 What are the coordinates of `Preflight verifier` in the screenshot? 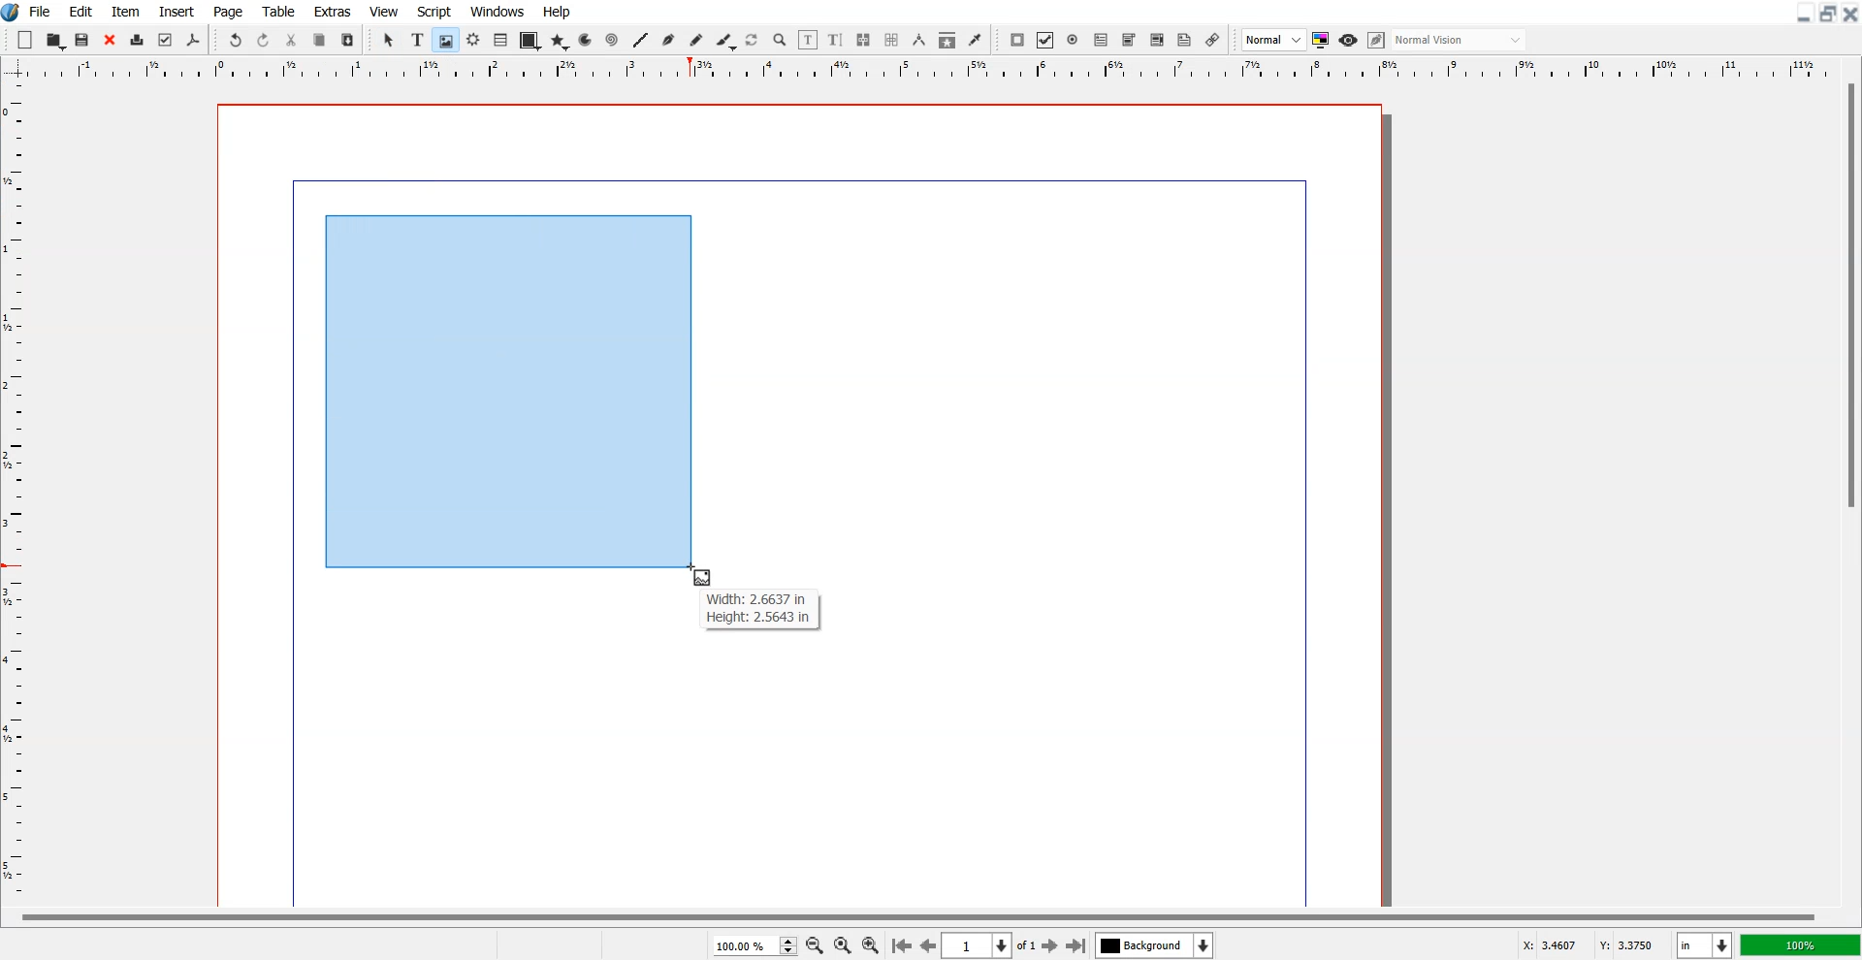 It's located at (166, 41).